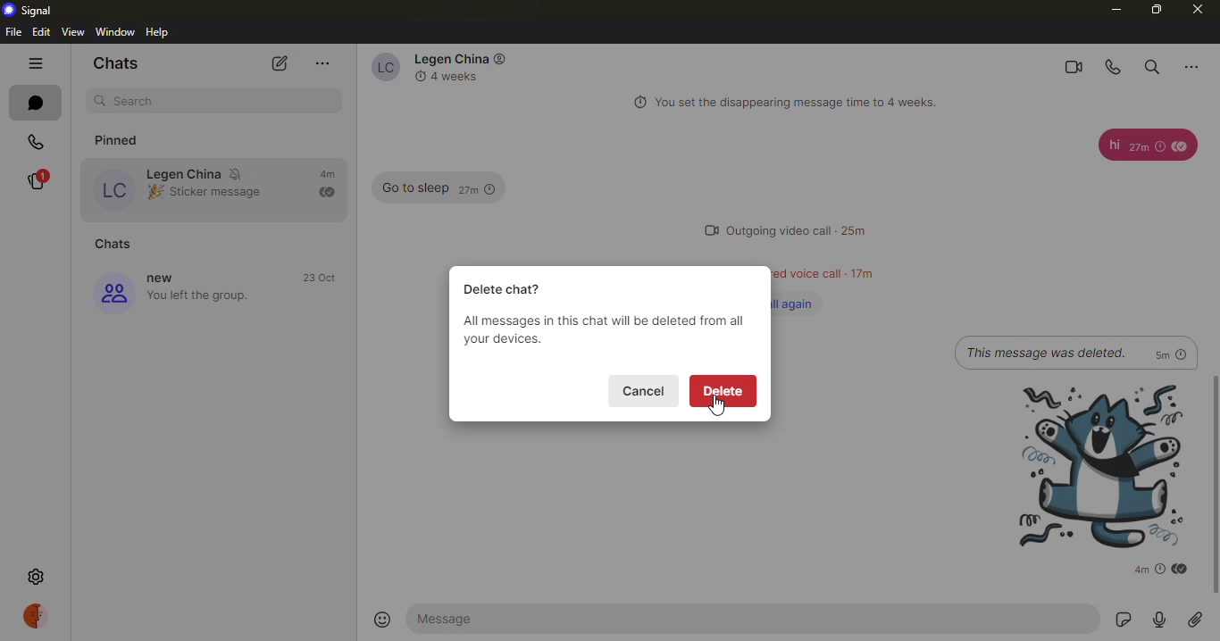  What do you see at coordinates (117, 243) in the screenshot?
I see `chats` at bounding box center [117, 243].